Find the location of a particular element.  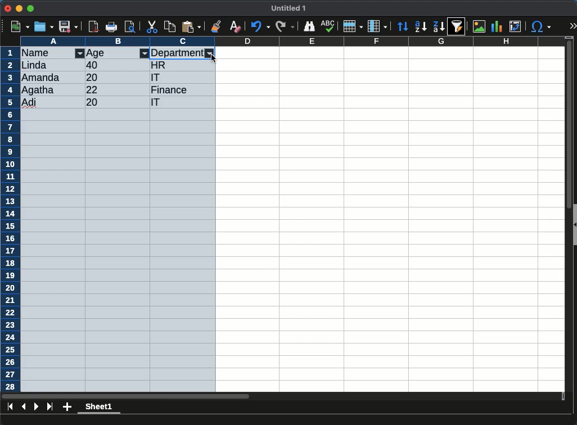

pivot table is located at coordinates (515, 27).